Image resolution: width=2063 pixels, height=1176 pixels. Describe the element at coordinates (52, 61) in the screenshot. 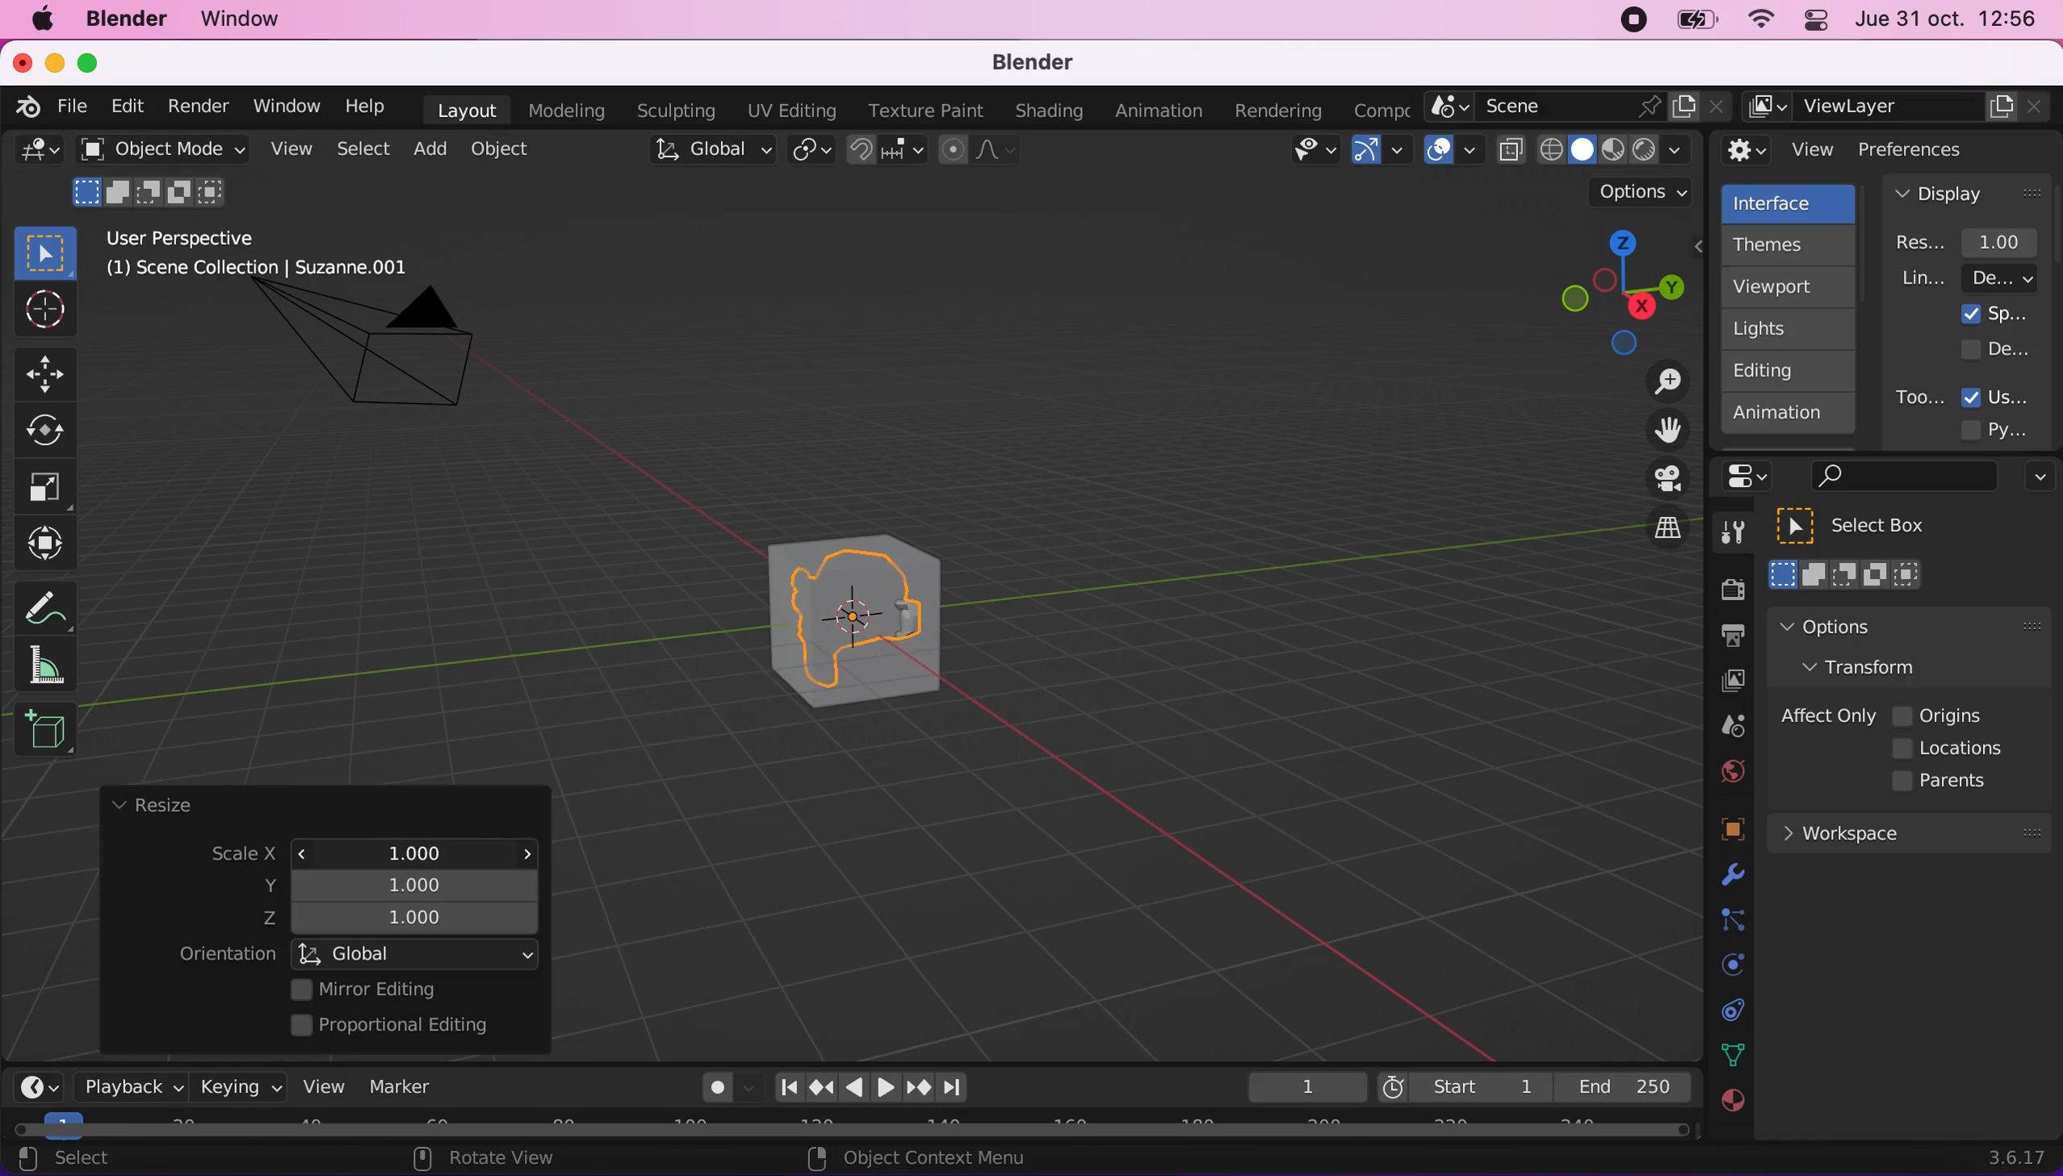

I see `minimize` at that location.